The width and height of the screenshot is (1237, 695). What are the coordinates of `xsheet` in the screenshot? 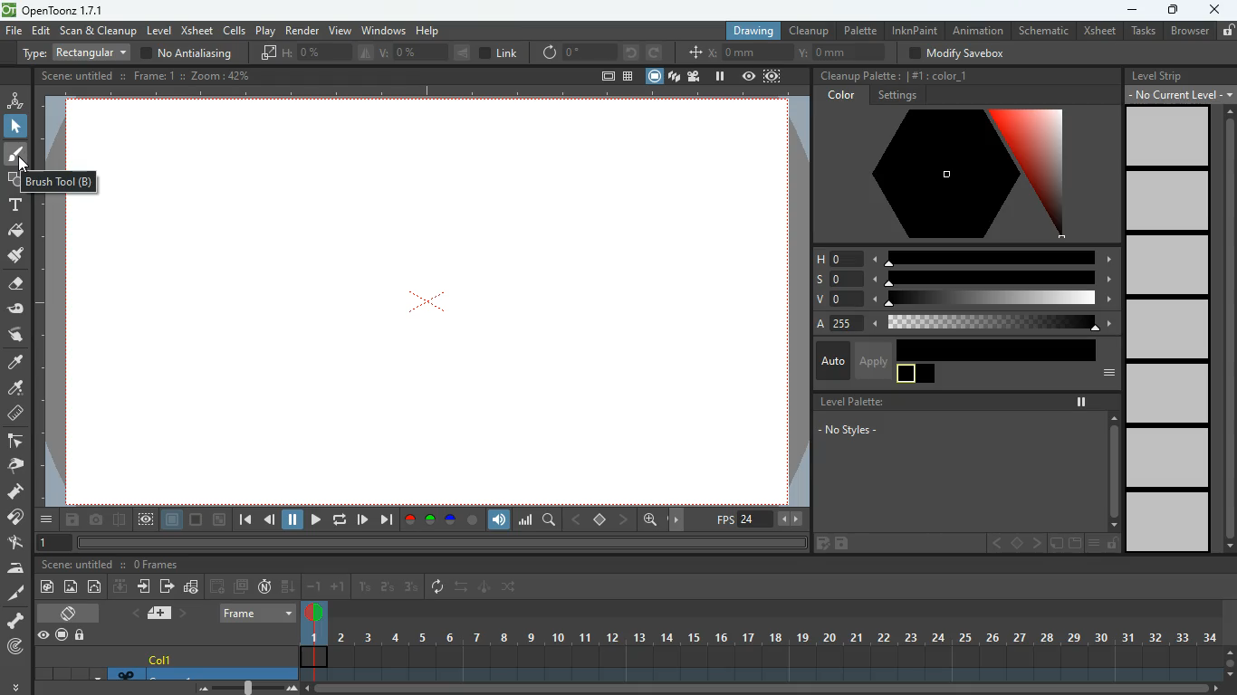 It's located at (1098, 31).